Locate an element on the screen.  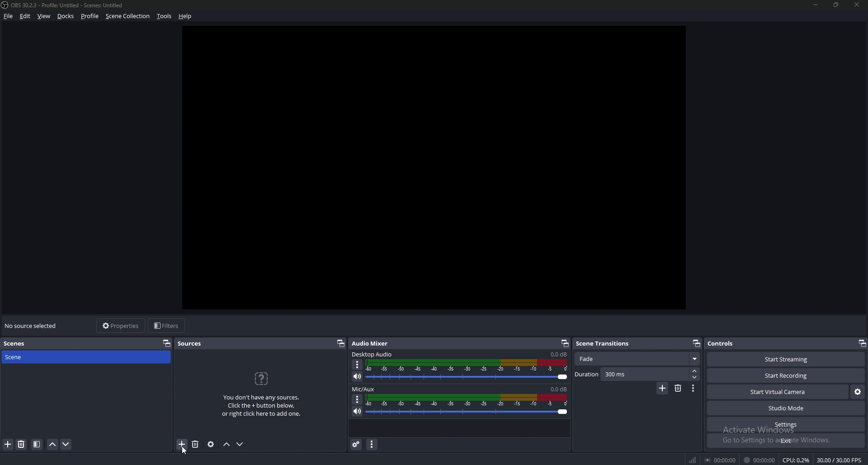
scenes is located at coordinates (19, 343).